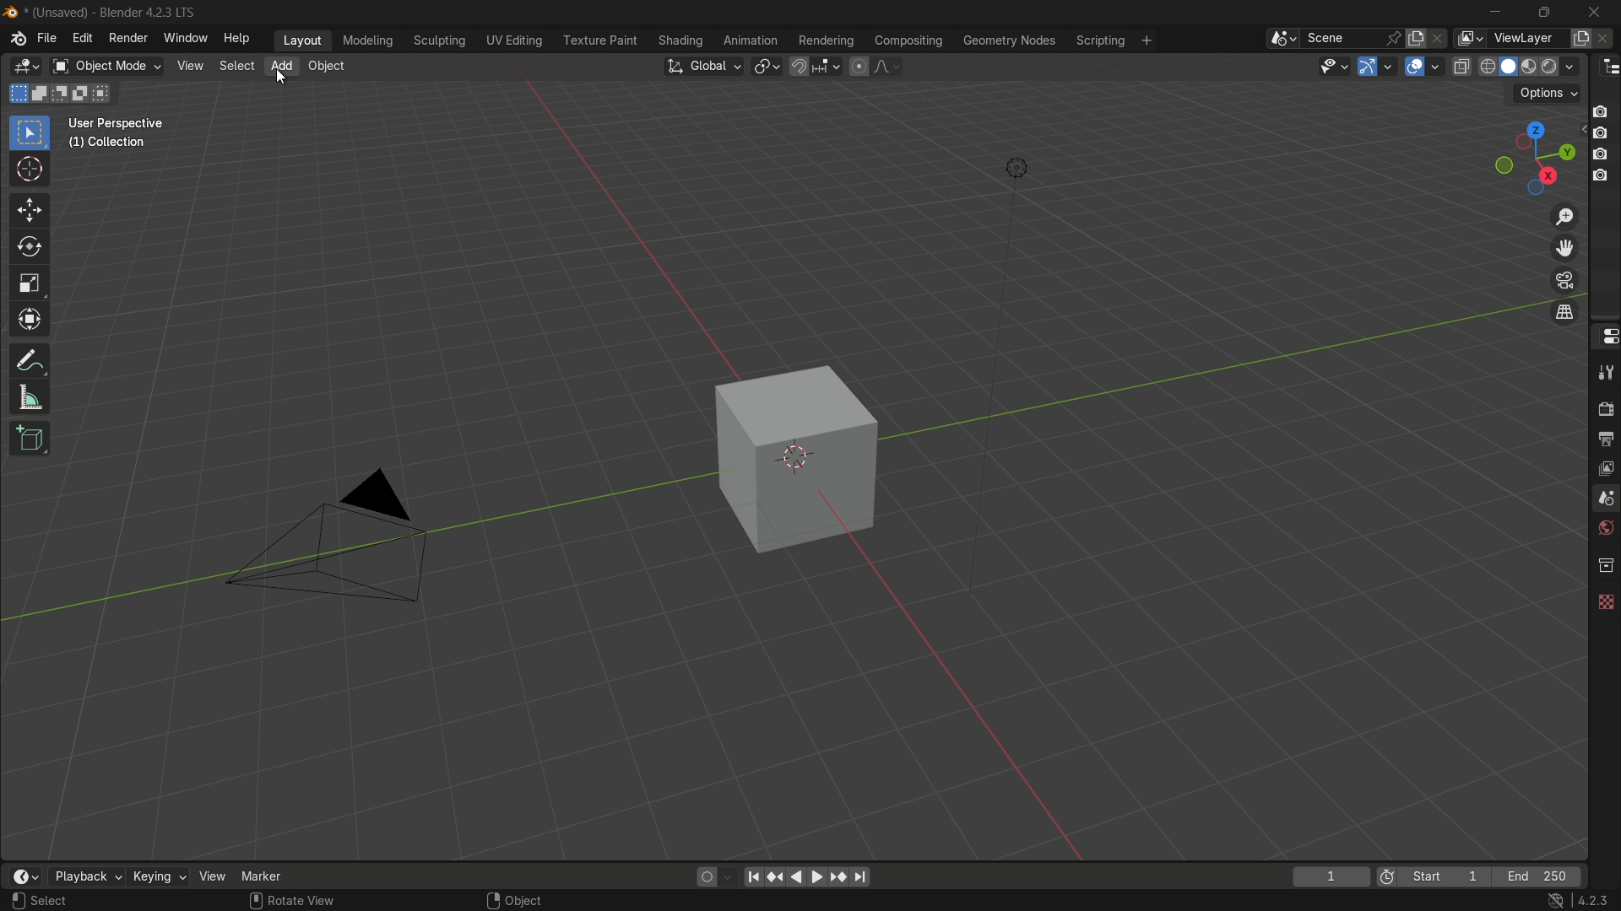  Describe the element at coordinates (29, 248) in the screenshot. I see `rotate` at that location.